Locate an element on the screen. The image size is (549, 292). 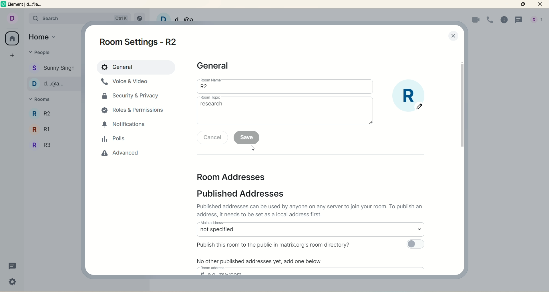
logo is located at coordinates (4, 5).